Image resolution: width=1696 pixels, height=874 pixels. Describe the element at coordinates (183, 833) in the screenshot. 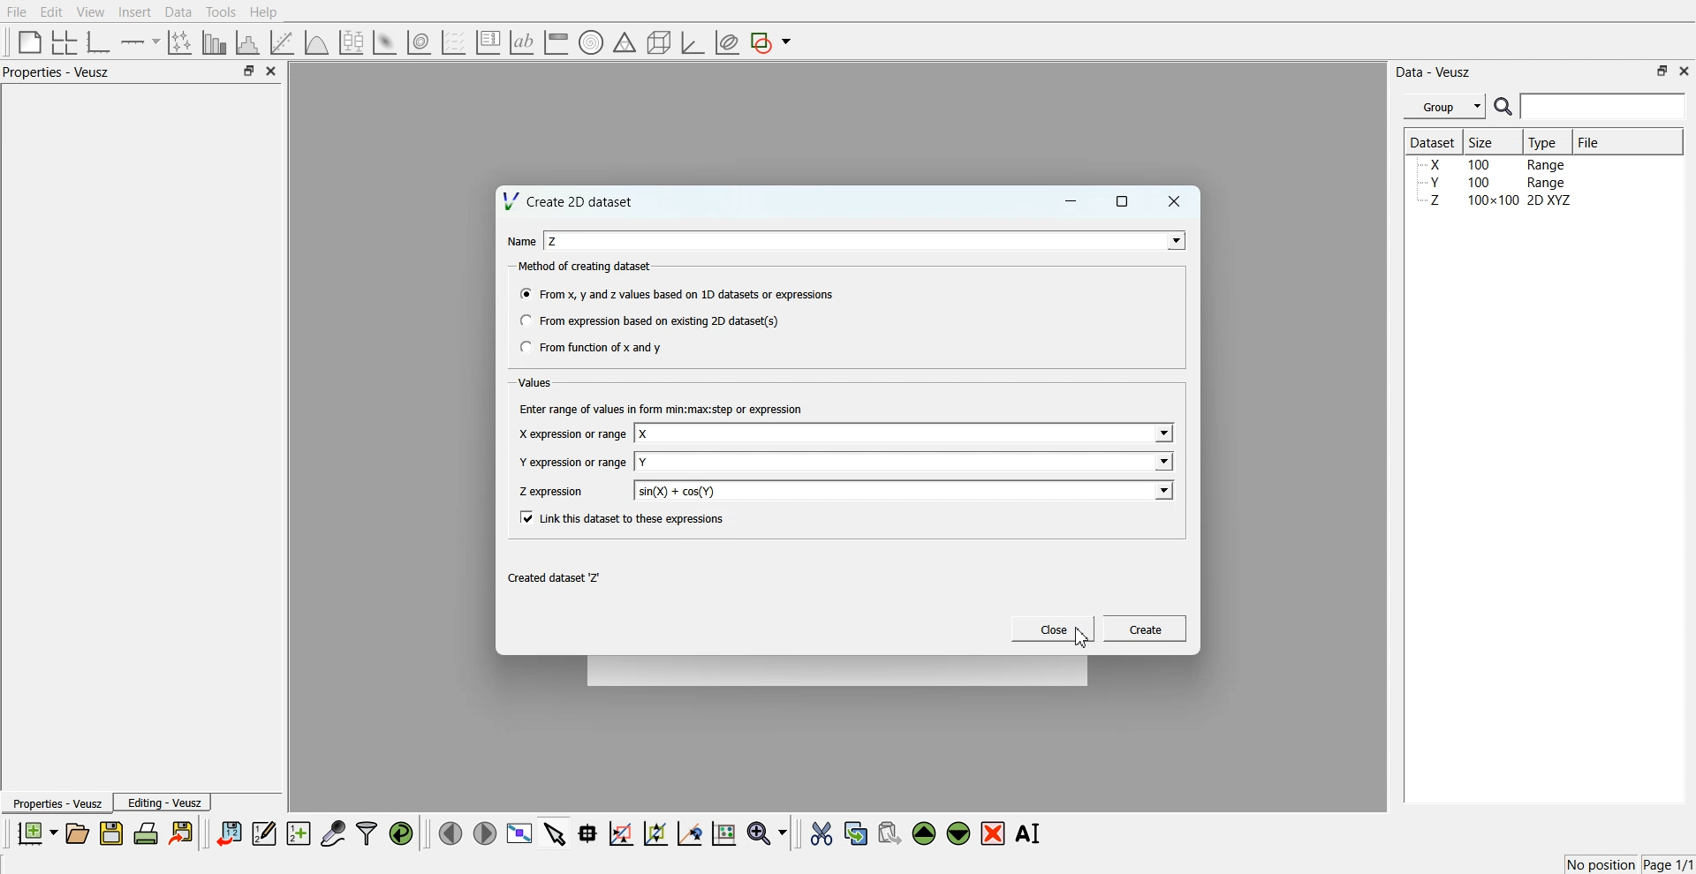

I see `Export to graphic format` at that location.